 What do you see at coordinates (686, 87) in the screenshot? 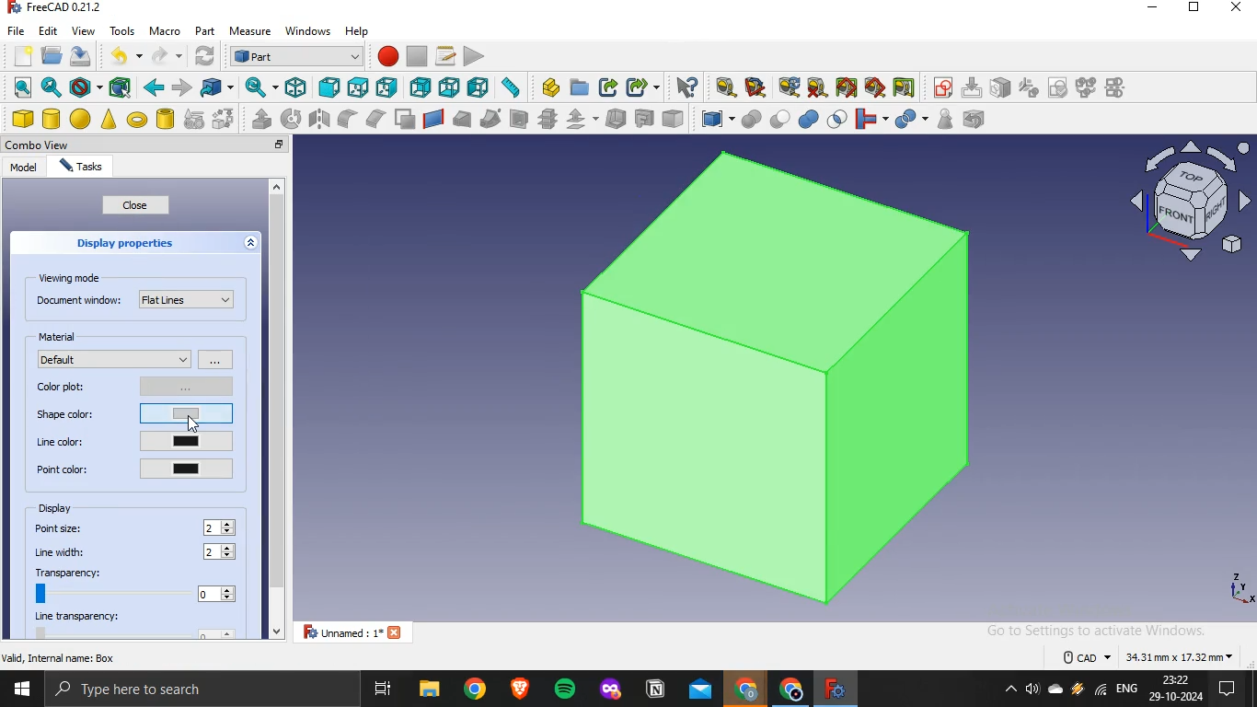
I see `what's this` at bounding box center [686, 87].